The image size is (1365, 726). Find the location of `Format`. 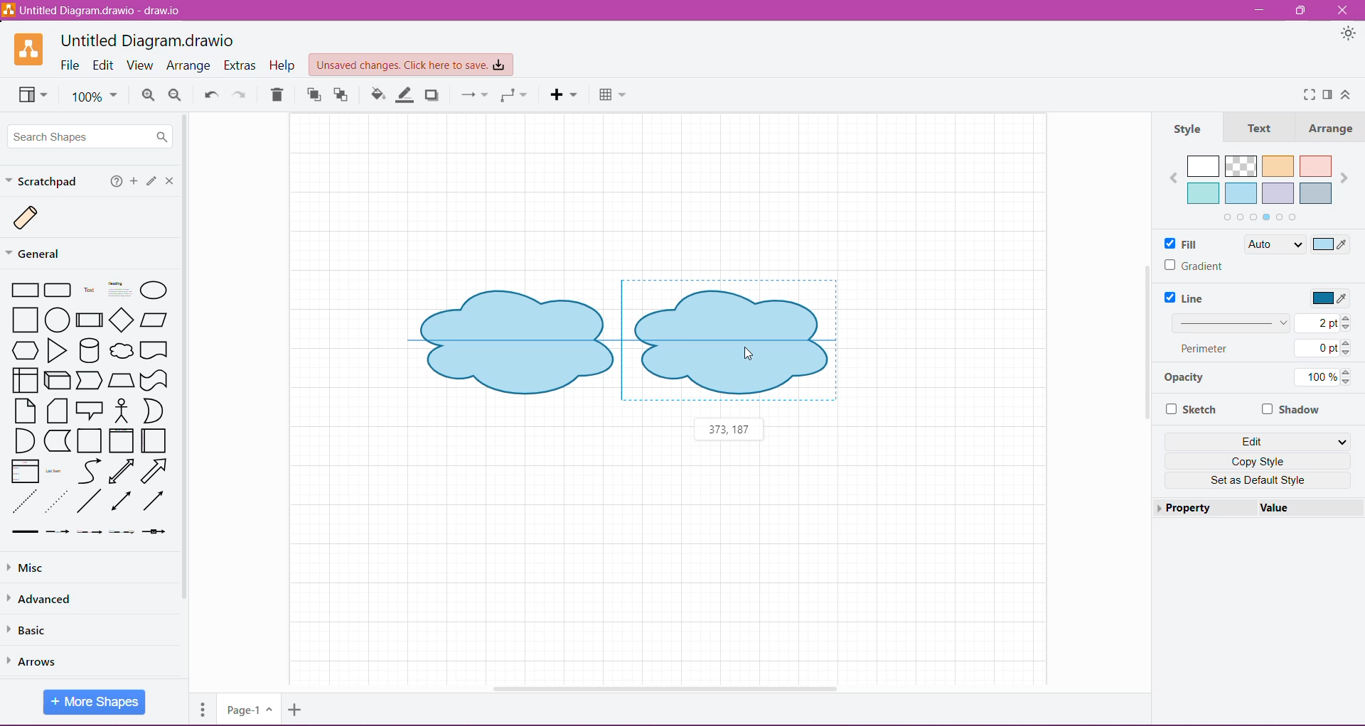

Format is located at coordinates (1328, 94).